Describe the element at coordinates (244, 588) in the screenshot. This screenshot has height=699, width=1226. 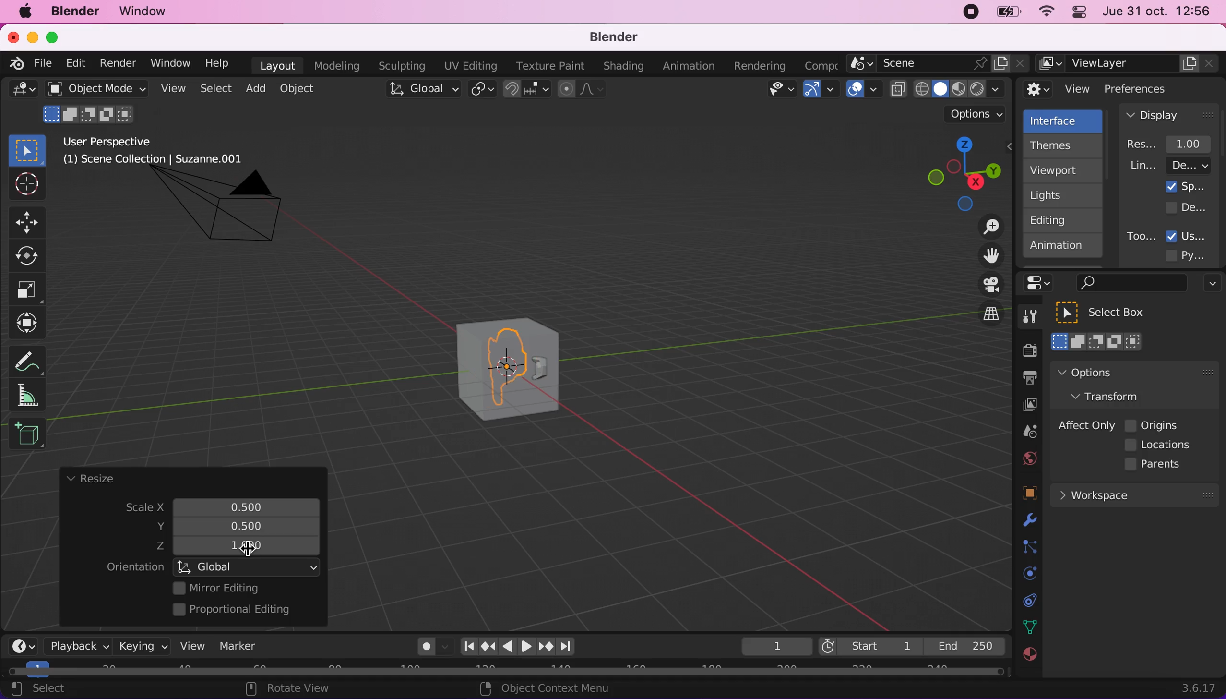
I see `mirror editing` at that location.